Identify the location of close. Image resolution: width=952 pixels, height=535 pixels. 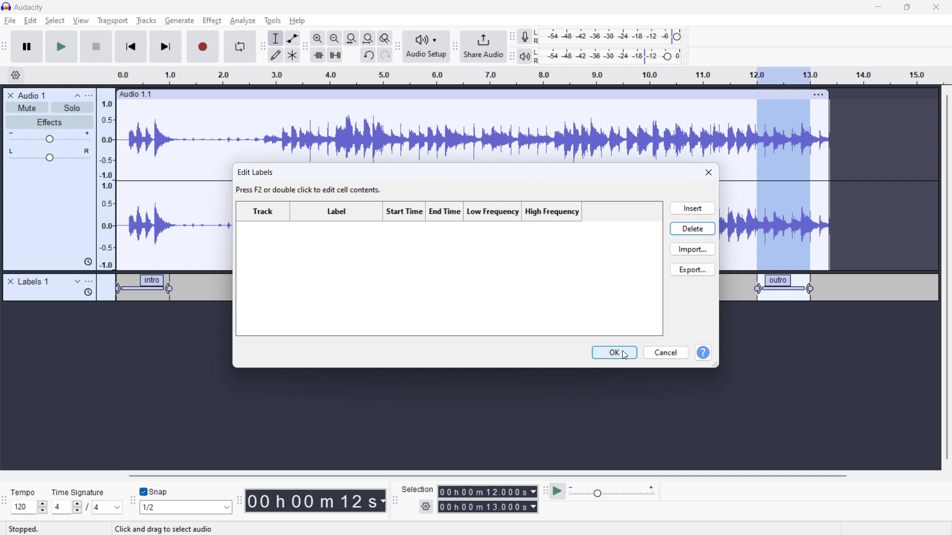
(710, 173).